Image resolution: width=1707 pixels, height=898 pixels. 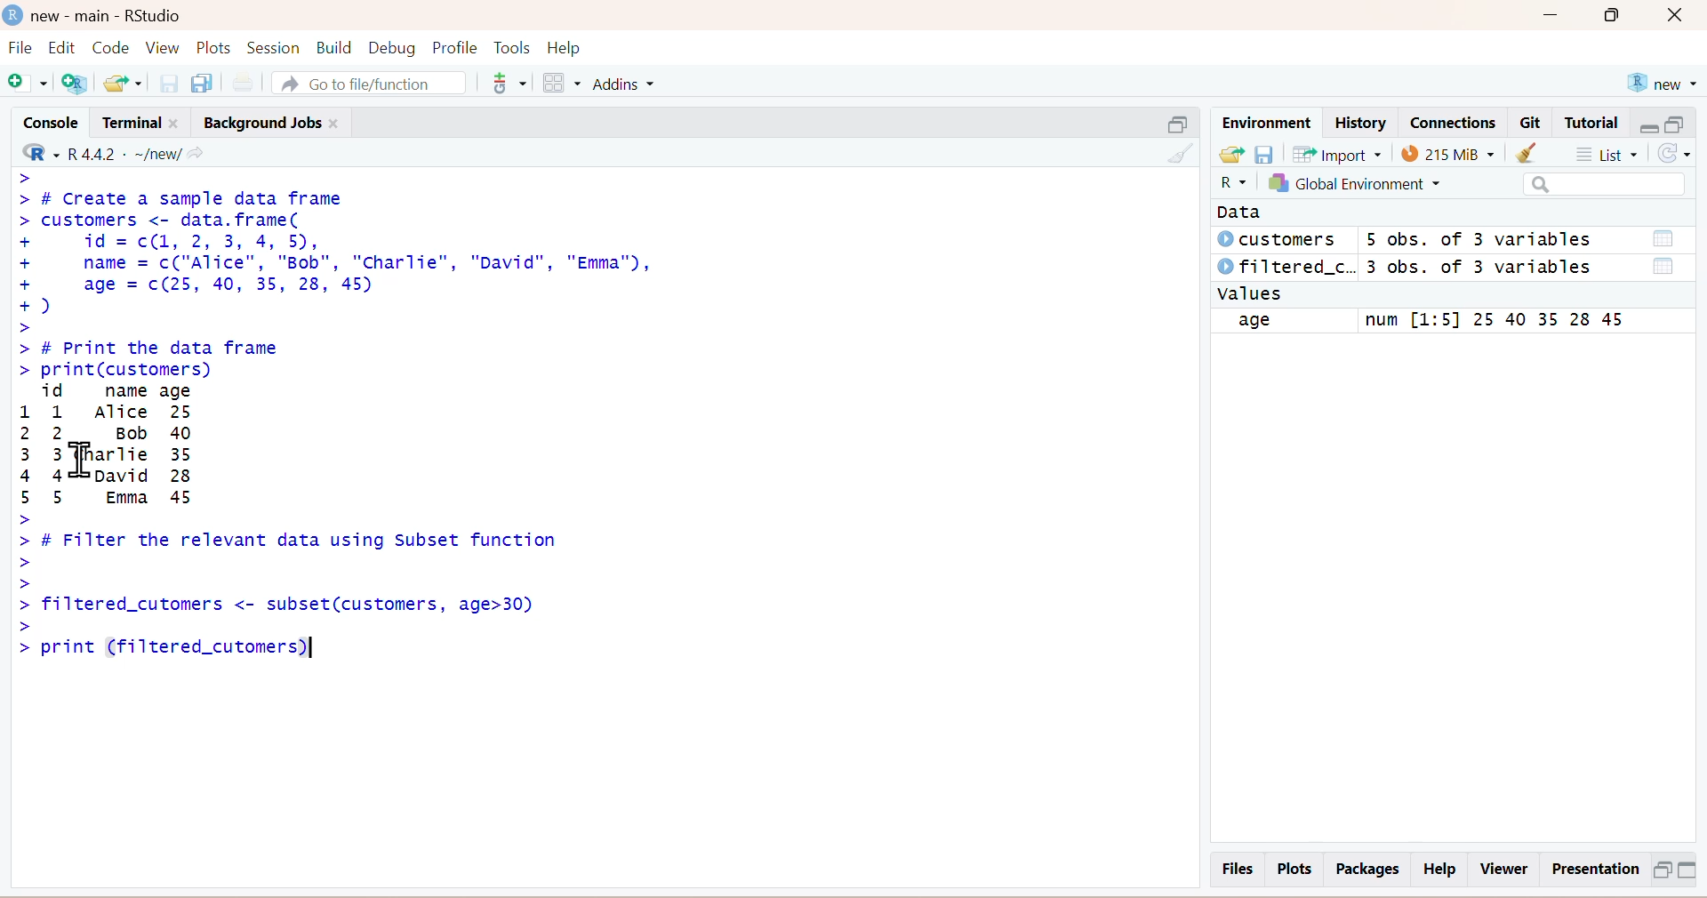 What do you see at coordinates (1661, 869) in the screenshot?
I see `Maximize` at bounding box center [1661, 869].